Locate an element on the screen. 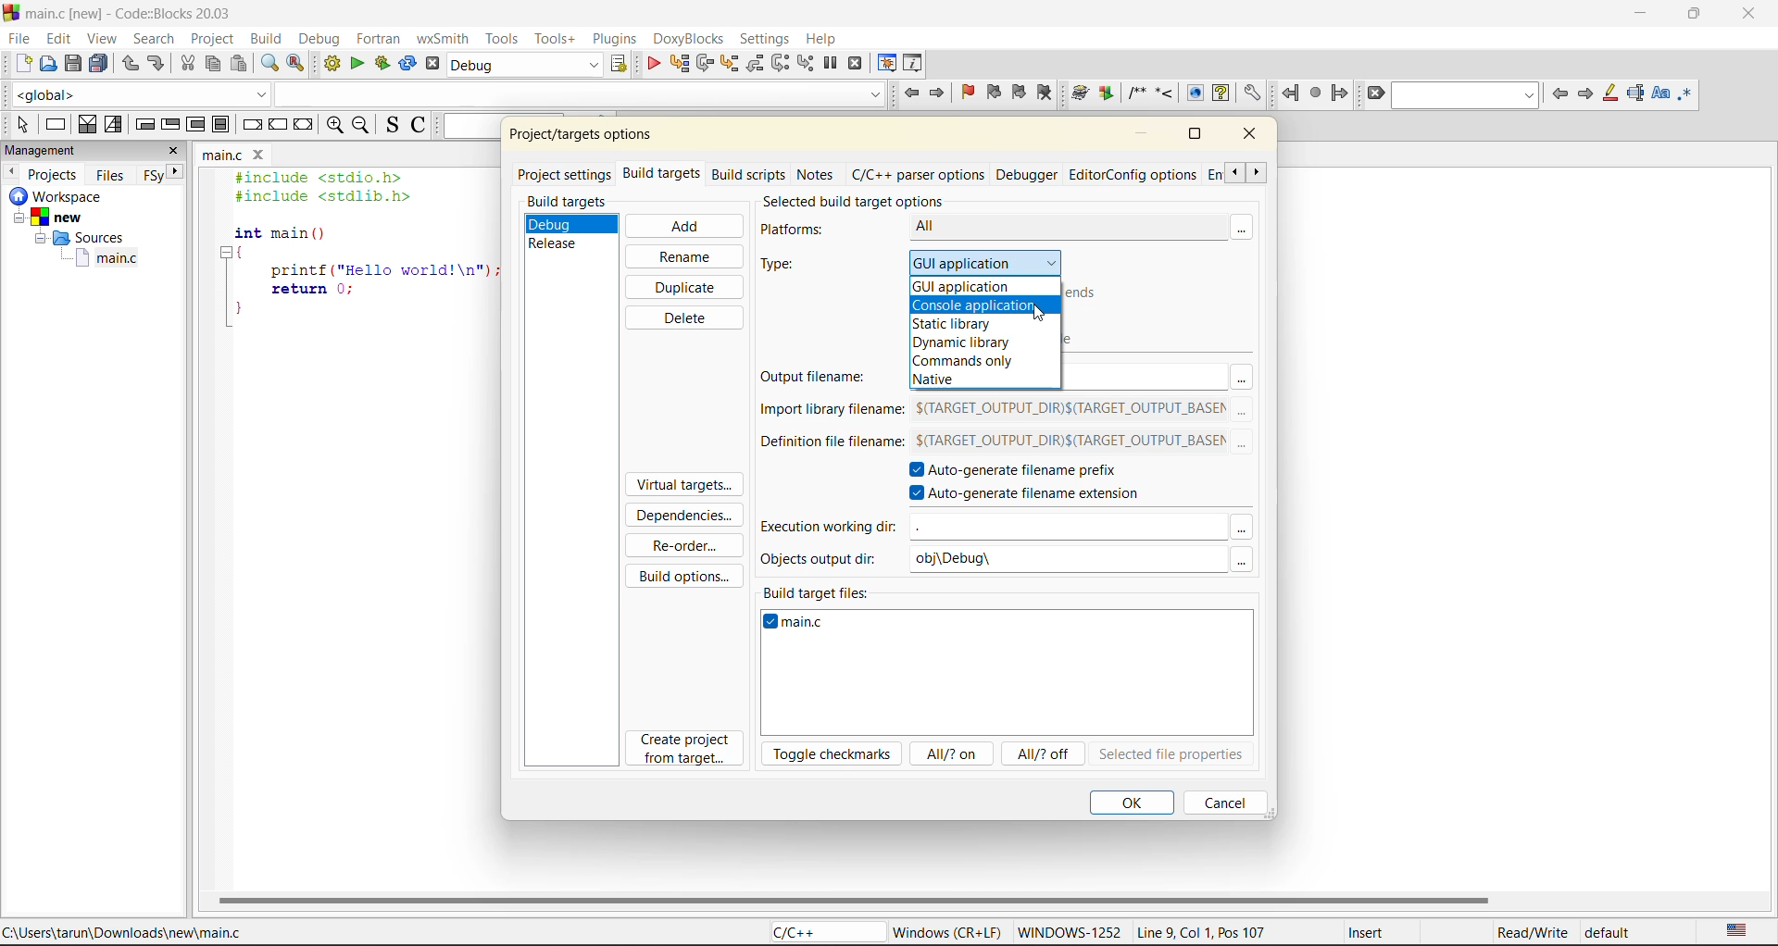  native is located at coordinates (943, 381).